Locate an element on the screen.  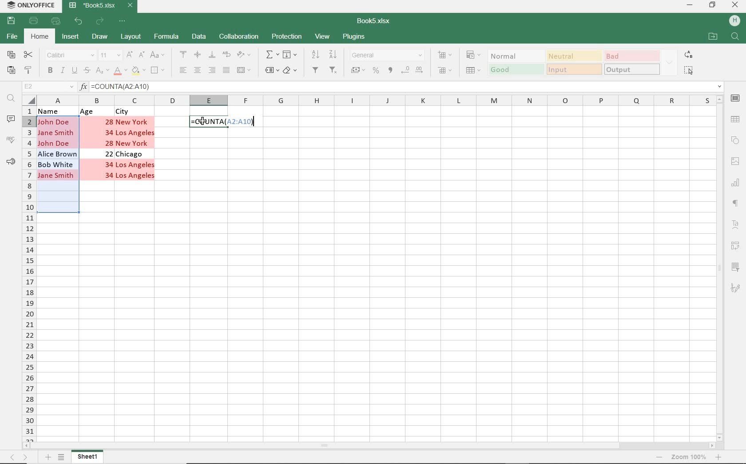
TEXTART is located at coordinates (734, 225).